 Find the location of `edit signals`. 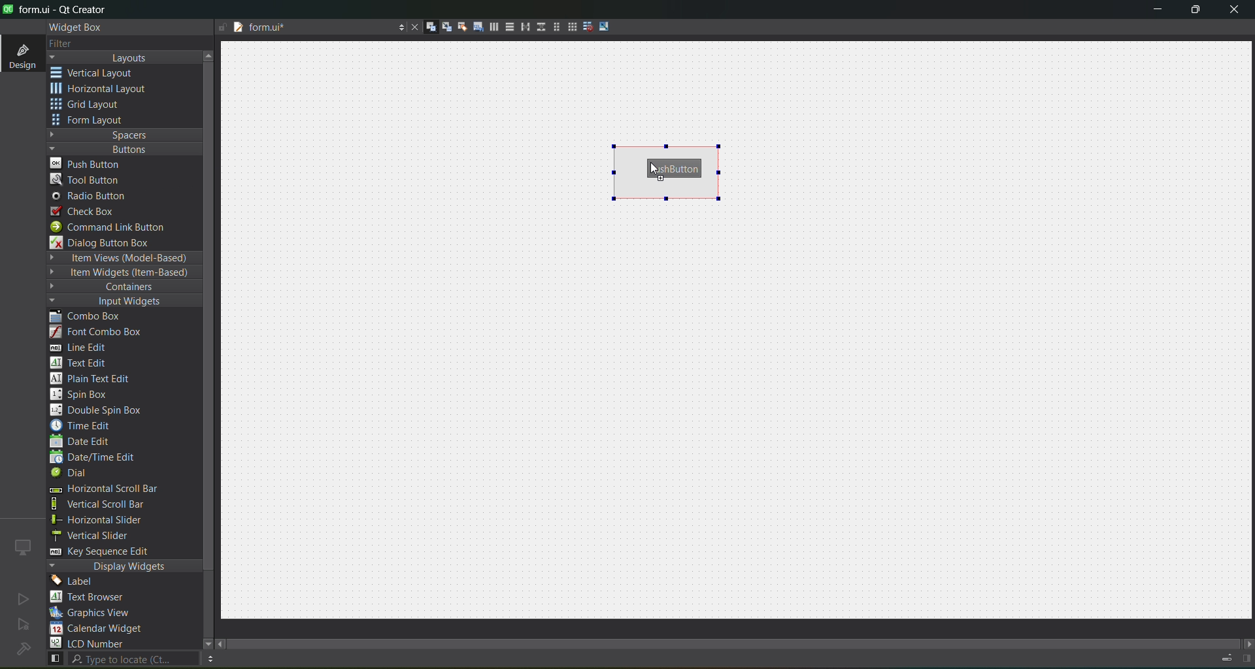

edit signals is located at coordinates (441, 26).